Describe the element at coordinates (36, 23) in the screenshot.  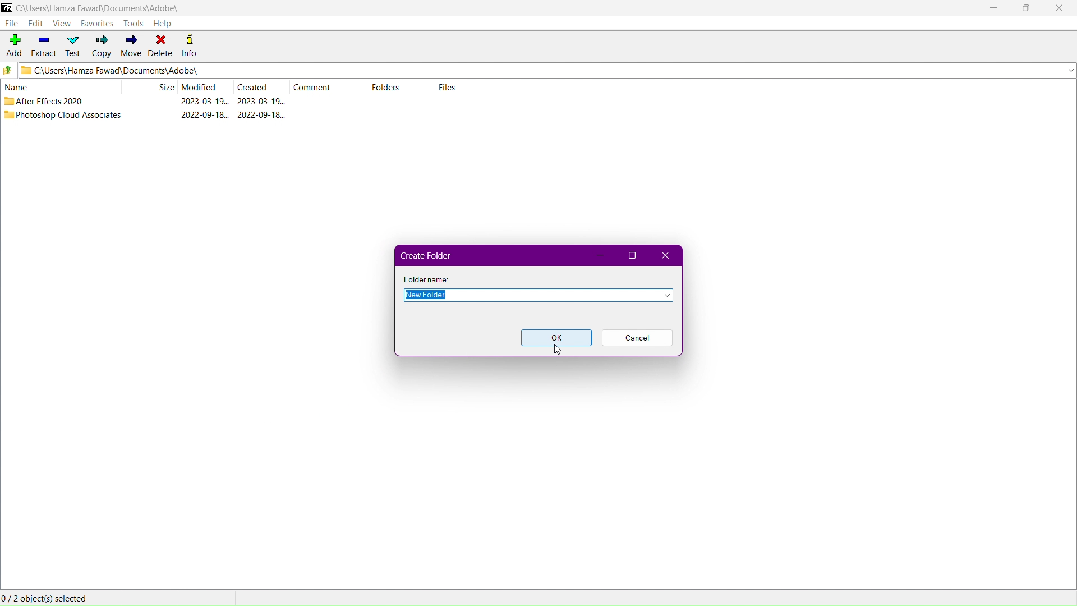
I see `Edit` at that location.